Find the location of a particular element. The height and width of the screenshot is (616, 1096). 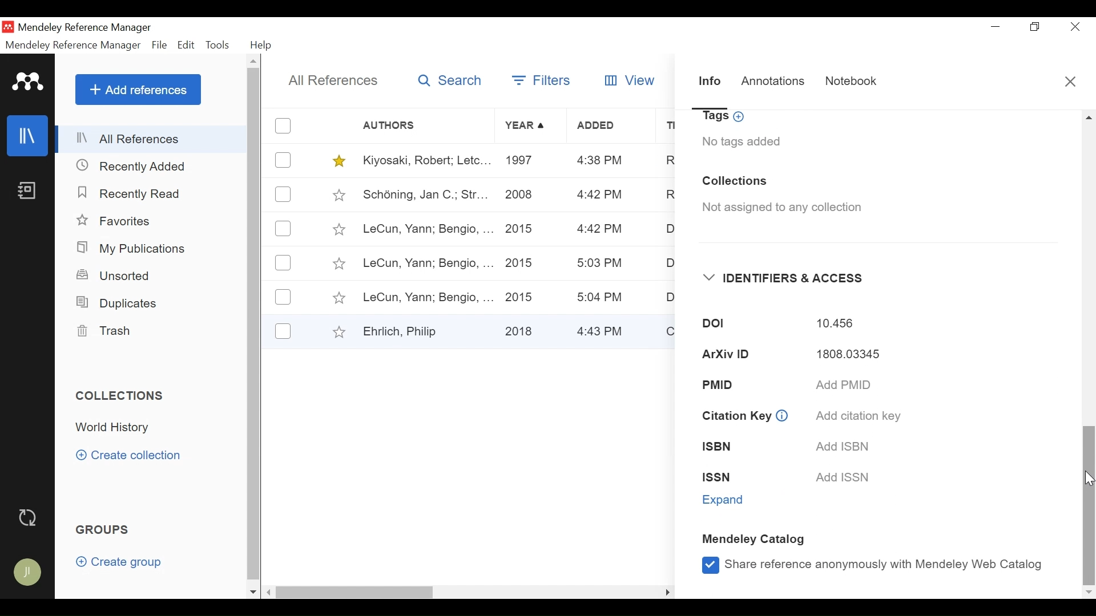

Duplicates is located at coordinates (114, 303).